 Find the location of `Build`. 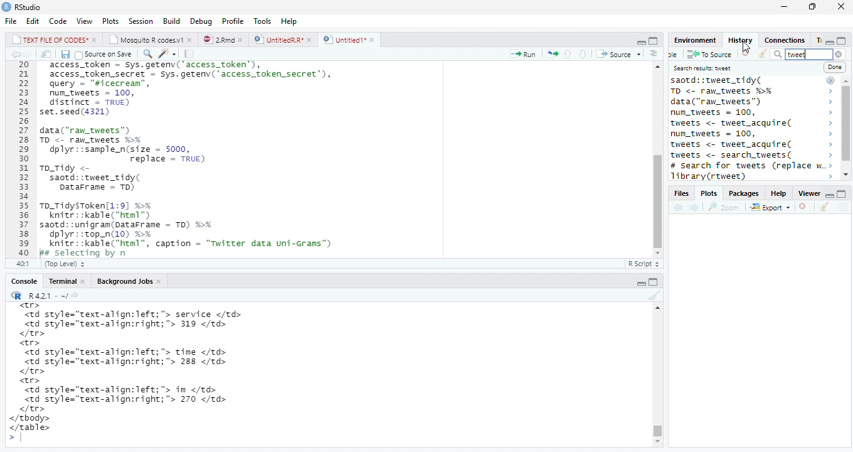

Build is located at coordinates (171, 20).